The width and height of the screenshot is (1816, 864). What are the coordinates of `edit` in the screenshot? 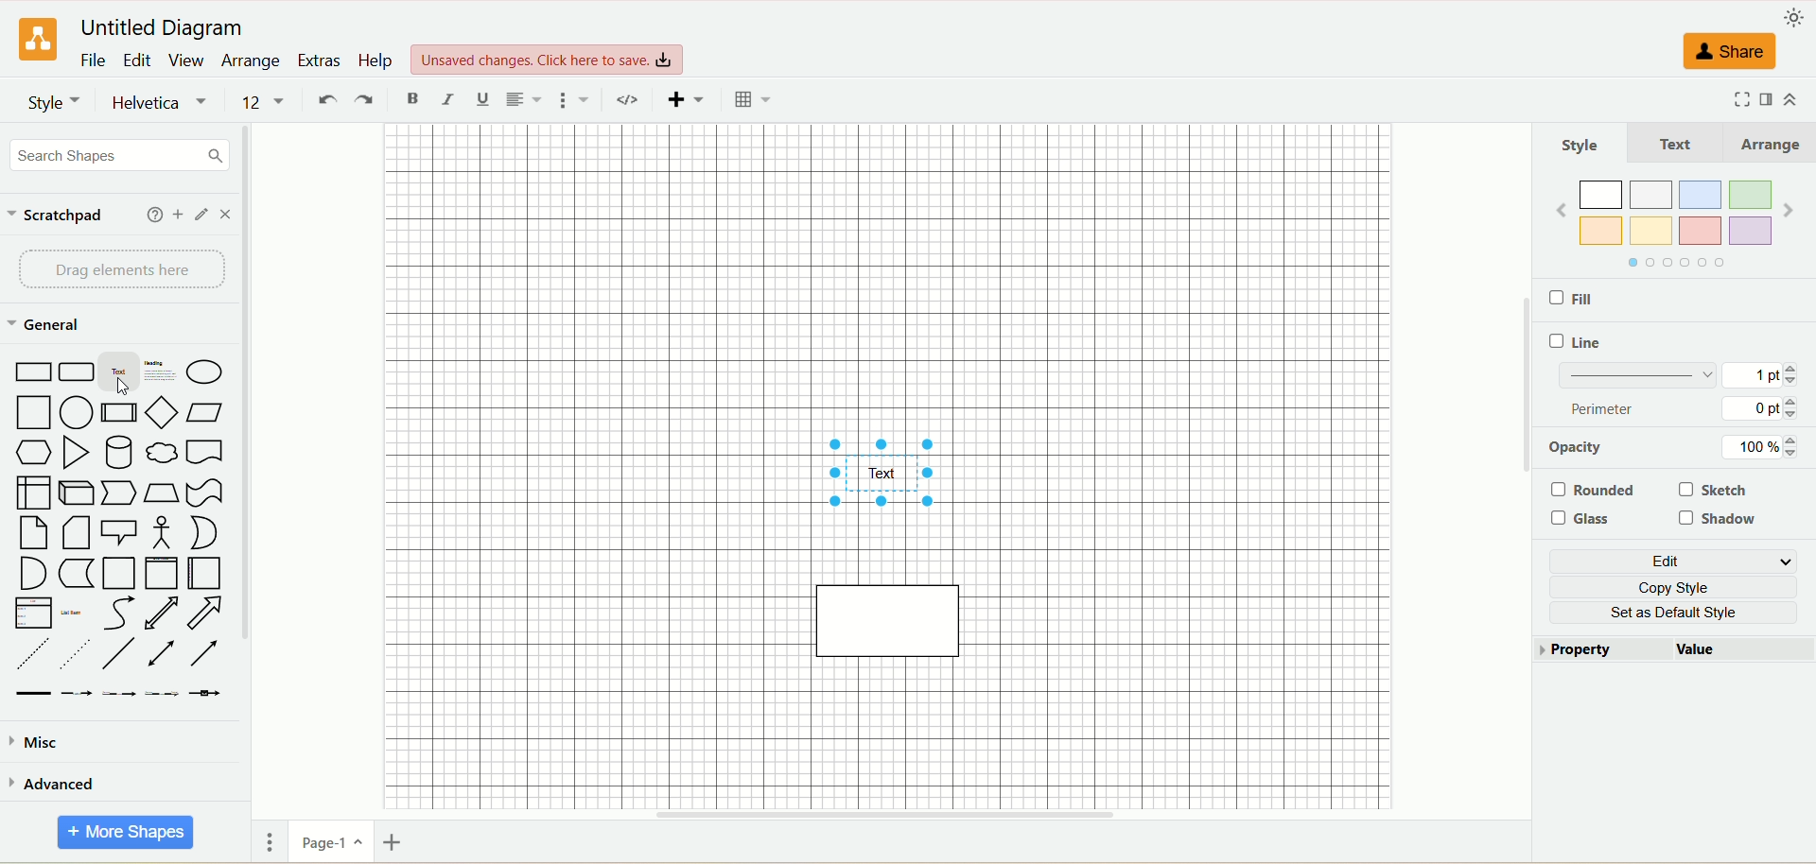 It's located at (1681, 562).